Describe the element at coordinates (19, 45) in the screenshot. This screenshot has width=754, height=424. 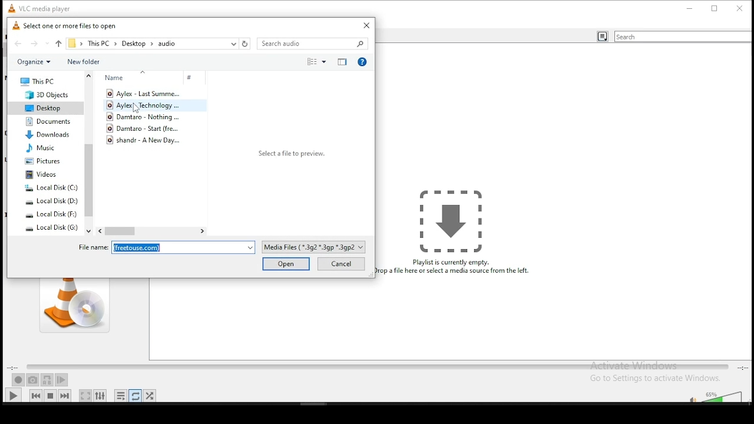
I see `back` at that location.